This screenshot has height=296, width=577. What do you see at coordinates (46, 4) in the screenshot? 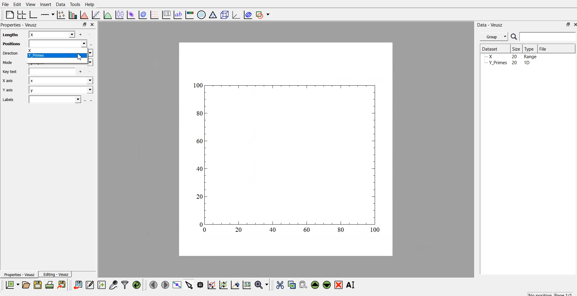
I see `Insert` at bounding box center [46, 4].